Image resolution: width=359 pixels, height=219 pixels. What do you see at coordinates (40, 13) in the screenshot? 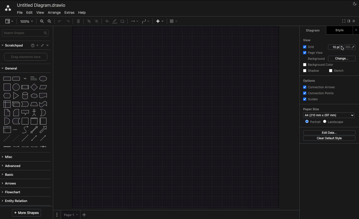
I see `View` at bounding box center [40, 13].